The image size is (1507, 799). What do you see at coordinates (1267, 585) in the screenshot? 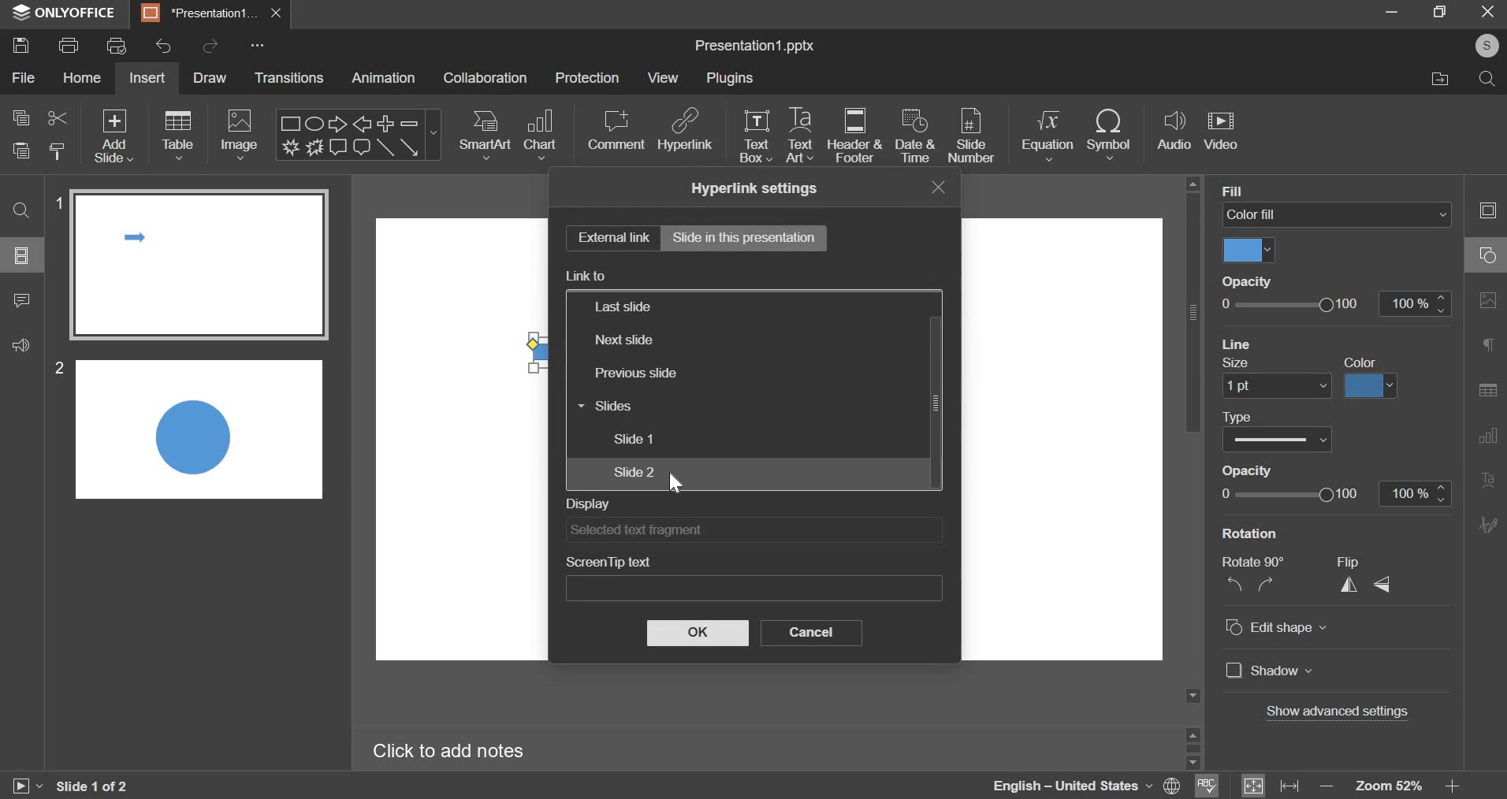
I see `rotate clockwise` at bounding box center [1267, 585].